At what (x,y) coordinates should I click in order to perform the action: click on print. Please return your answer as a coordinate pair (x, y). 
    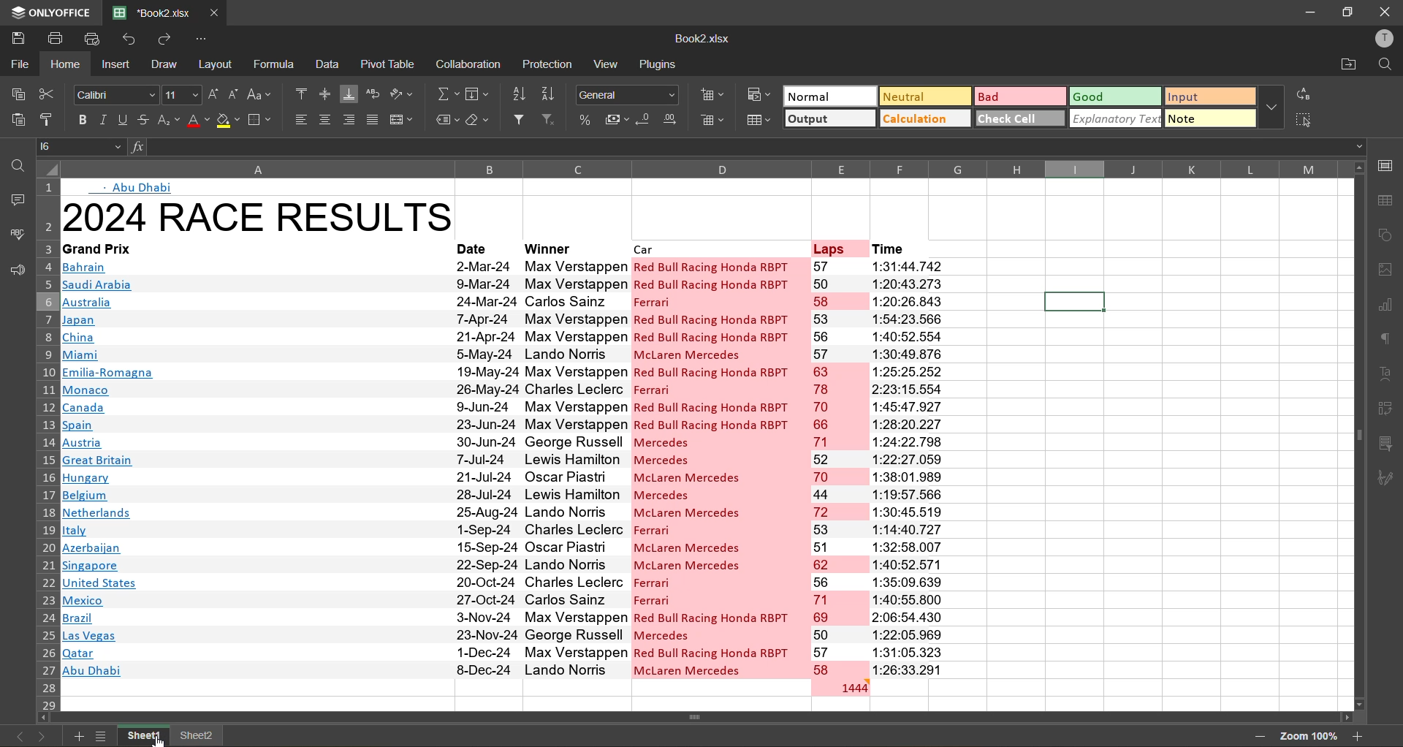
    Looking at the image, I should click on (54, 39).